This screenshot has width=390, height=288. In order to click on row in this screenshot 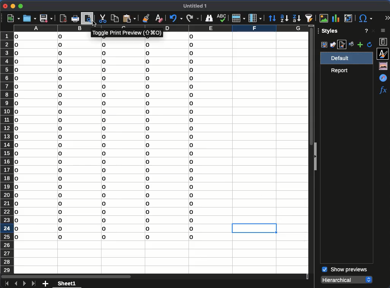, I will do `click(239, 18)`.